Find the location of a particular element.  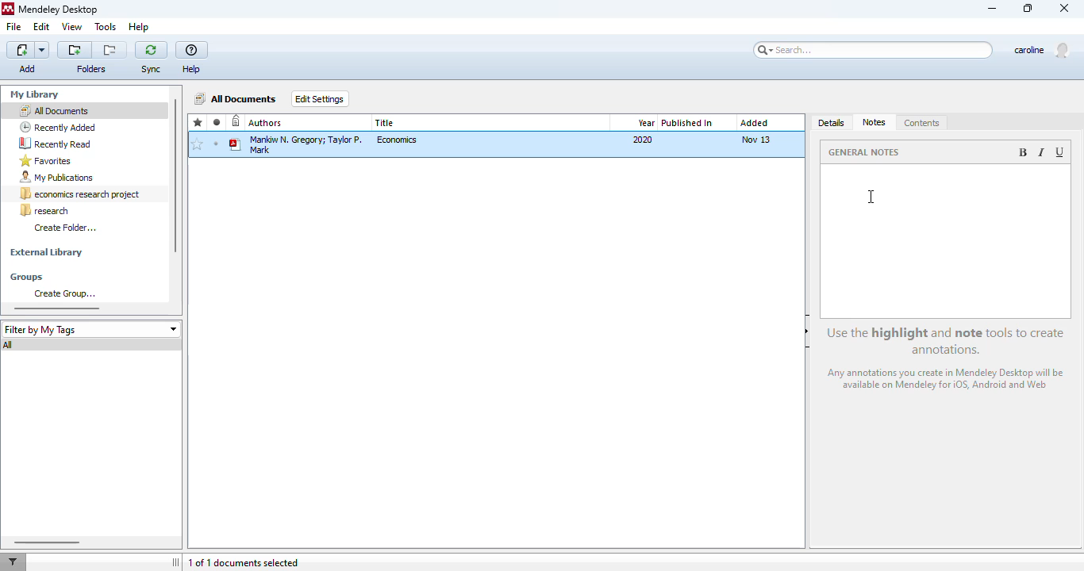

create group is located at coordinates (64, 293).